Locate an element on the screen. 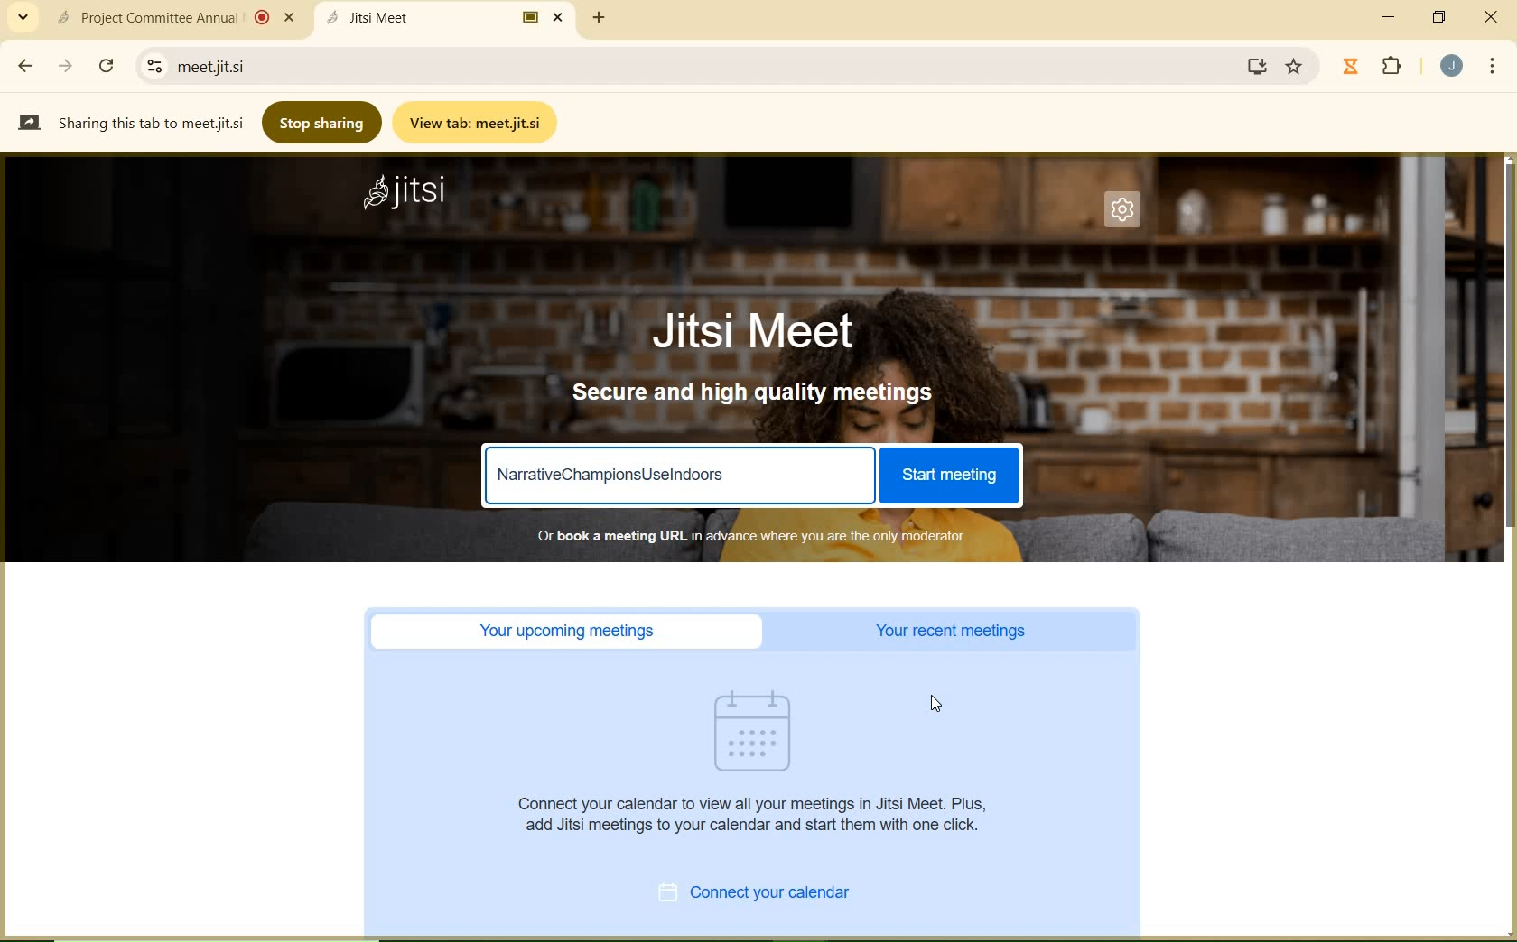 The image size is (1517, 942). favorite is located at coordinates (1296, 63).